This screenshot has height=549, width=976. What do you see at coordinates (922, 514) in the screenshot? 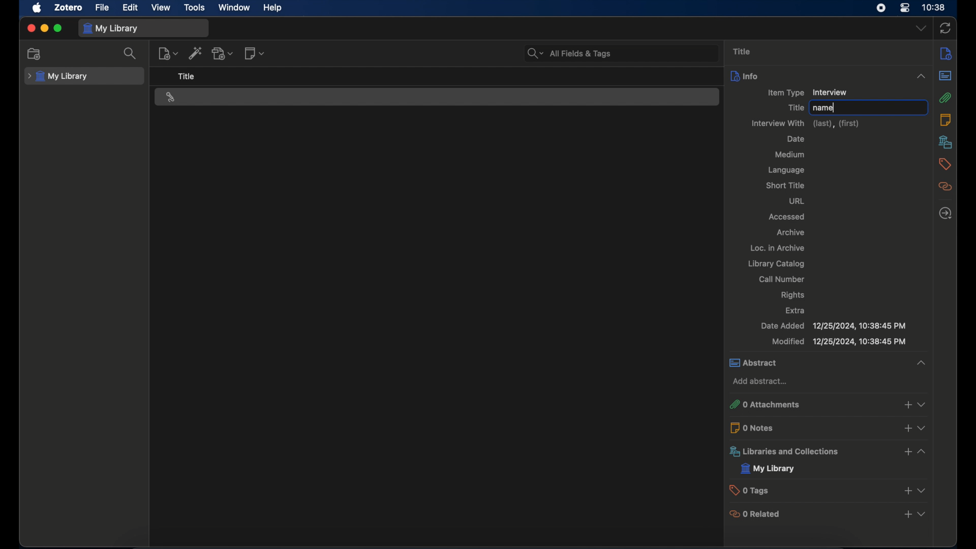
I see `view` at bounding box center [922, 514].